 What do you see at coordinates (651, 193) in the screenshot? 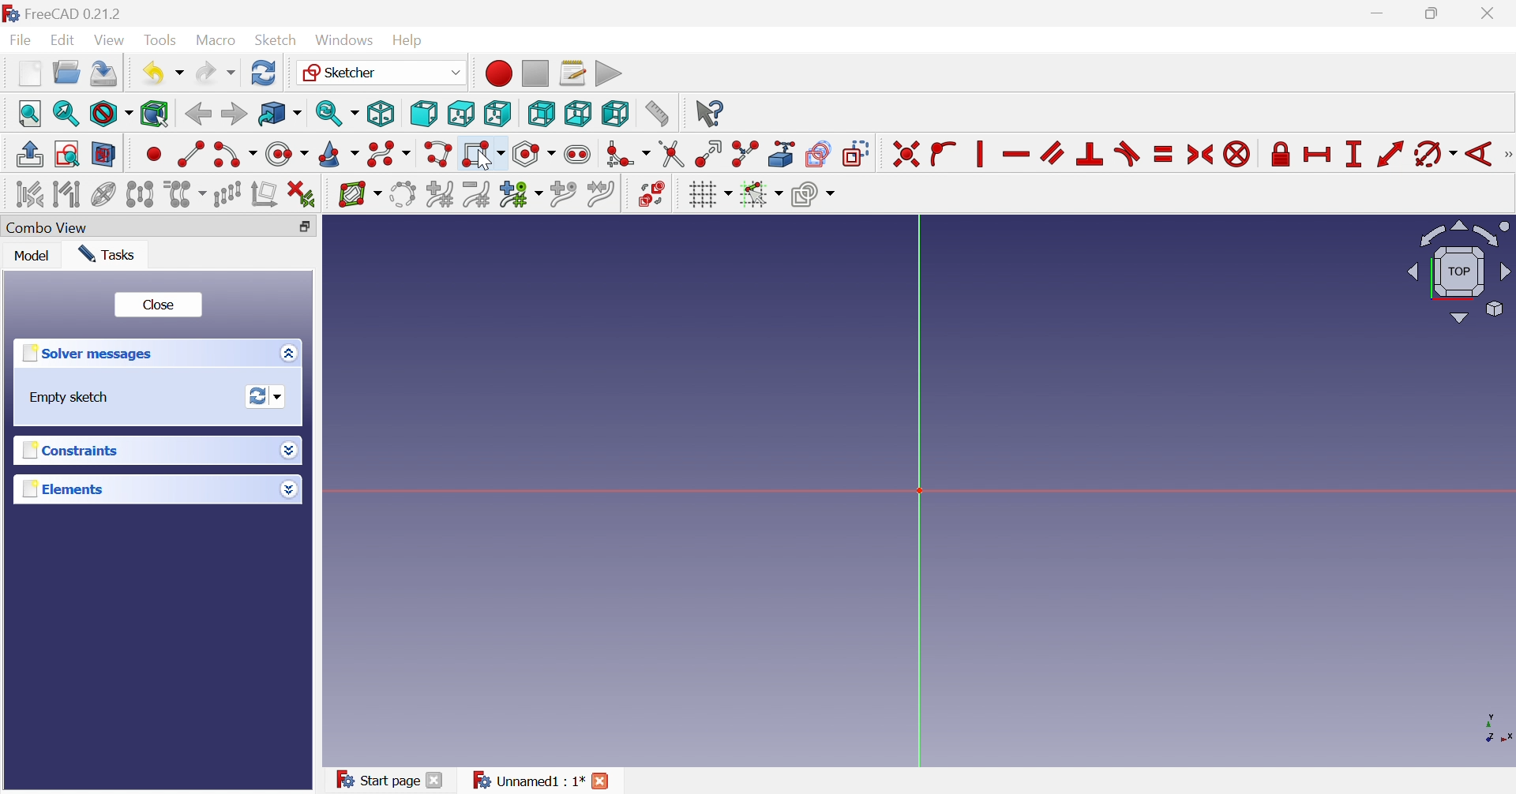
I see `Switch virtual space` at bounding box center [651, 193].